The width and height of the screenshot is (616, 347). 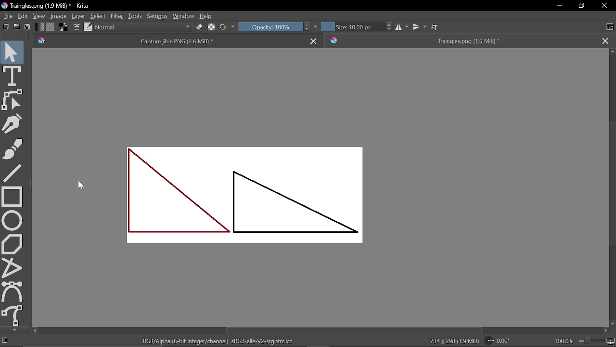 What do you see at coordinates (14, 100) in the screenshot?
I see `Edit shapes tool` at bounding box center [14, 100].